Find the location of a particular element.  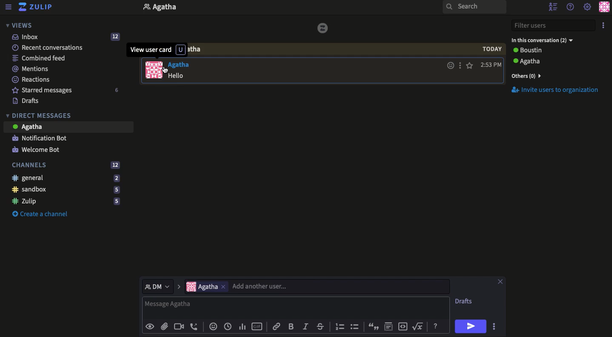

Text box is located at coordinates (296, 307).